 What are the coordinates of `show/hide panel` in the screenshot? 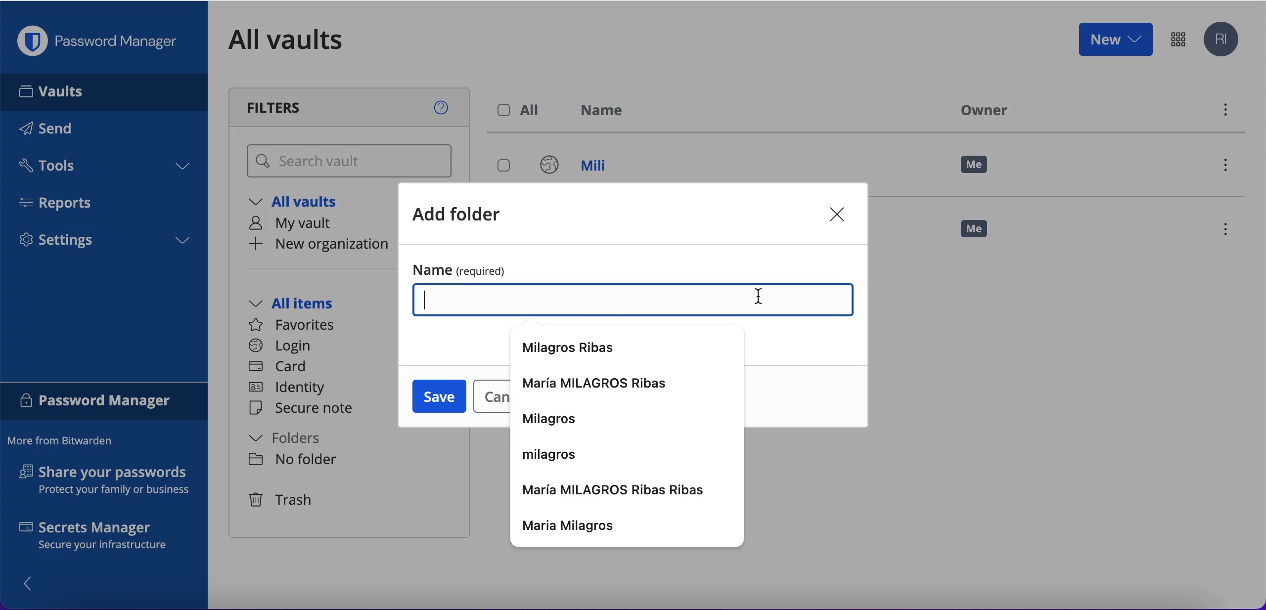 It's located at (33, 583).